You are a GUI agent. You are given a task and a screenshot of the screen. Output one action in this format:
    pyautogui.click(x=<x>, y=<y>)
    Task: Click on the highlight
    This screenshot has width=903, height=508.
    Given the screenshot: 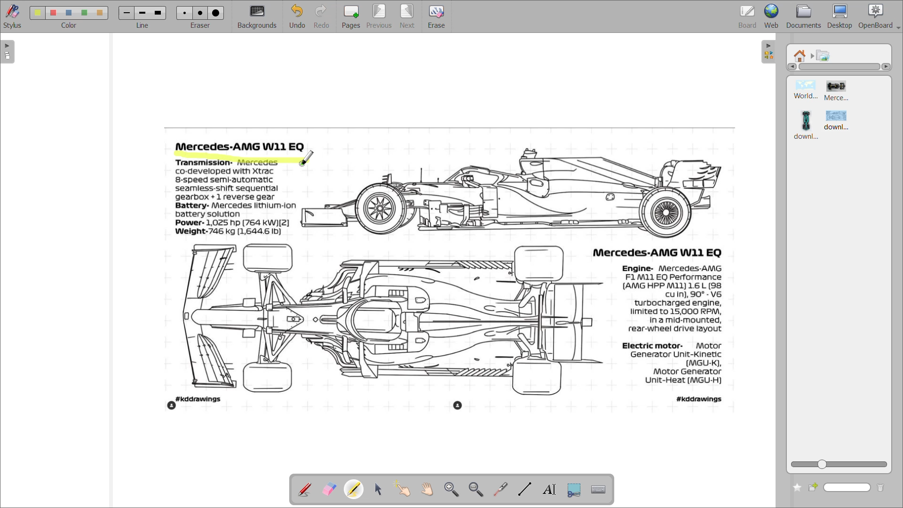 What is the action you would take?
    pyautogui.click(x=355, y=489)
    